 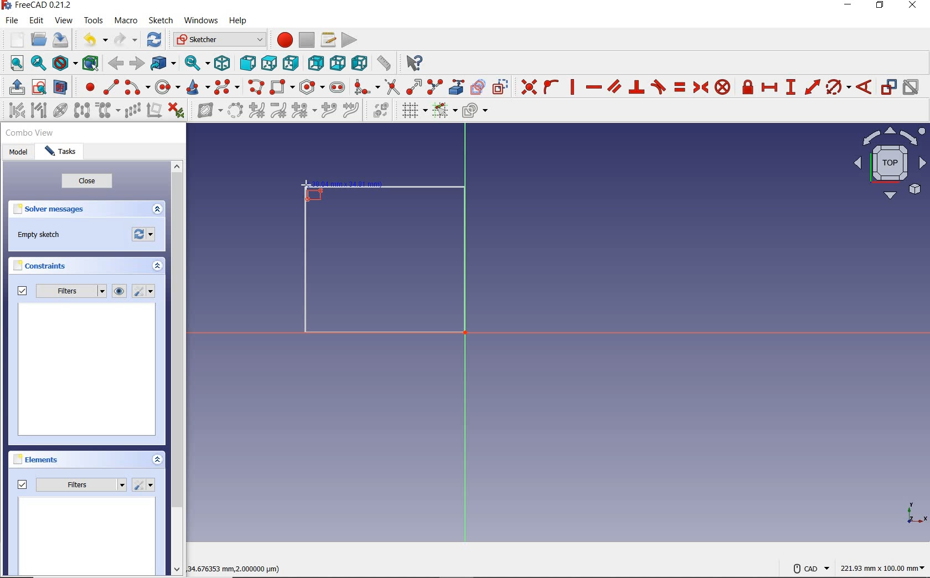 I want to click on forward, so click(x=137, y=64).